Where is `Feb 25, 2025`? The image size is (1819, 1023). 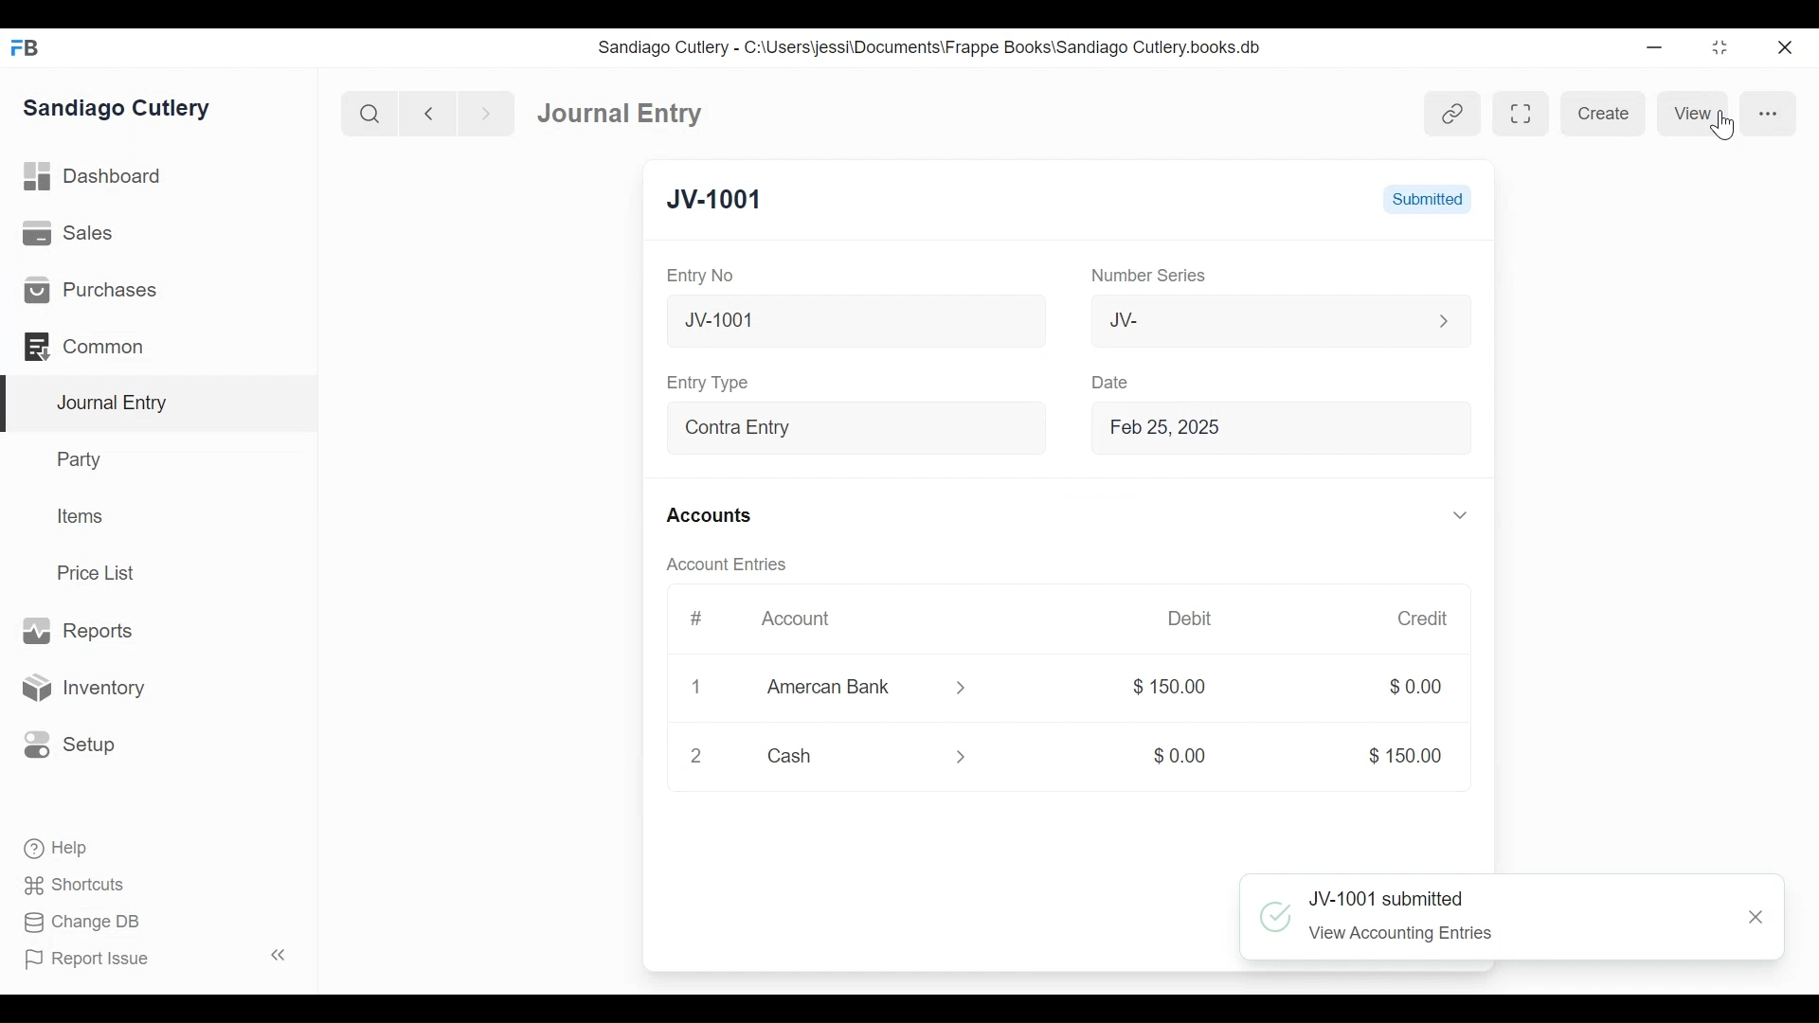 Feb 25, 2025 is located at coordinates (1263, 427).